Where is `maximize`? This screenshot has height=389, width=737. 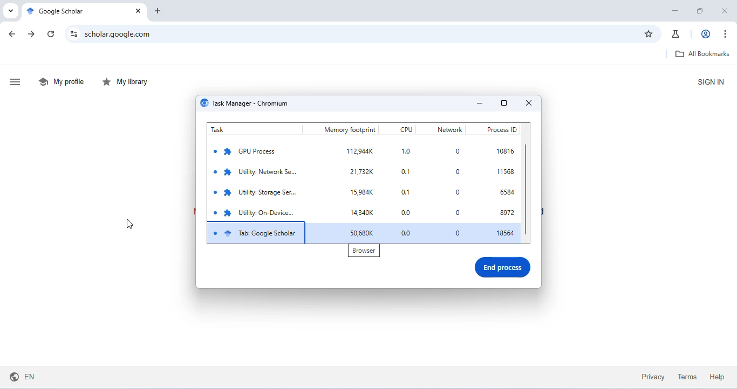
maximize is located at coordinates (700, 11).